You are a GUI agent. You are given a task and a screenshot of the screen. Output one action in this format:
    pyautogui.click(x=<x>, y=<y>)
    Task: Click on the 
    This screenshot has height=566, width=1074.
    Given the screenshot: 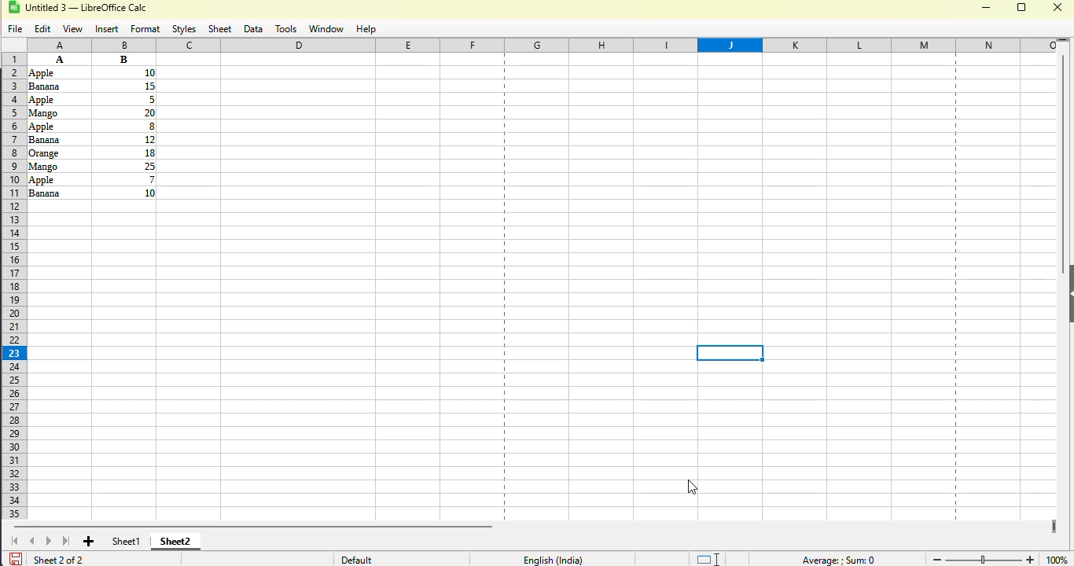 What is the action you would take?
    pyautogui.click(x=125, y=152)
    